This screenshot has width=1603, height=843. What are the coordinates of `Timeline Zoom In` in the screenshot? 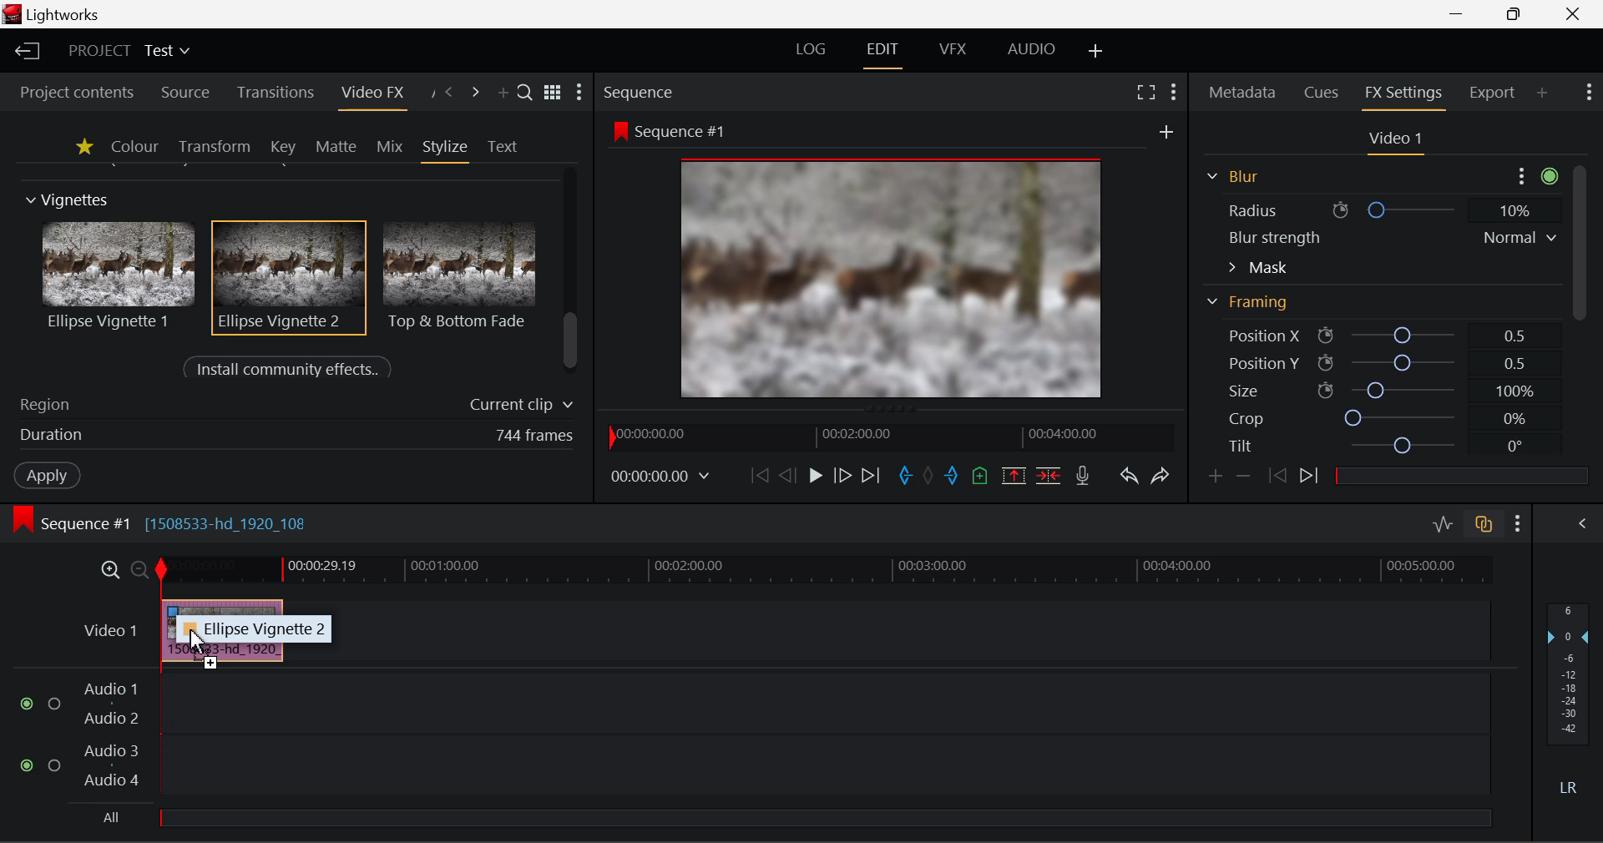 It's located at (109, 570).